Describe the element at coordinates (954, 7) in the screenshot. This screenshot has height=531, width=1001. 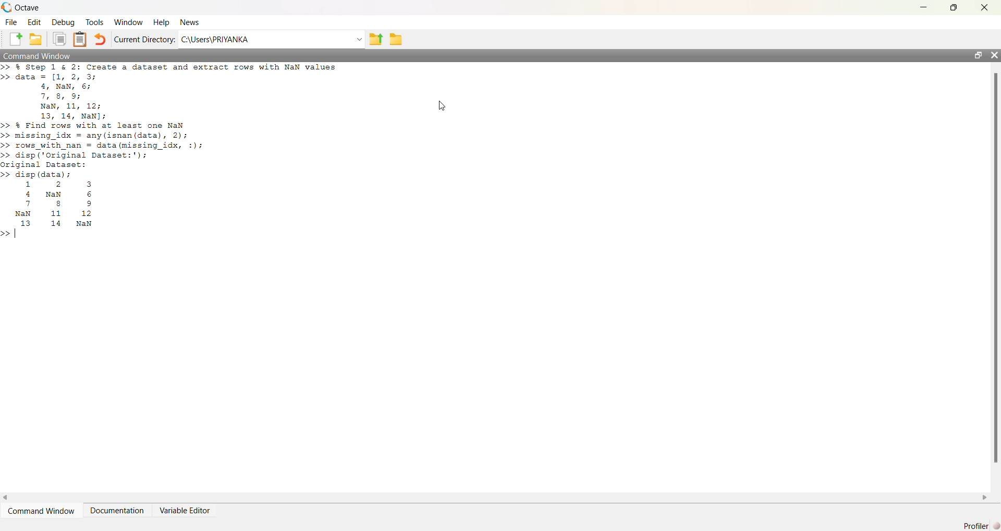
I see `maximize` at that location.